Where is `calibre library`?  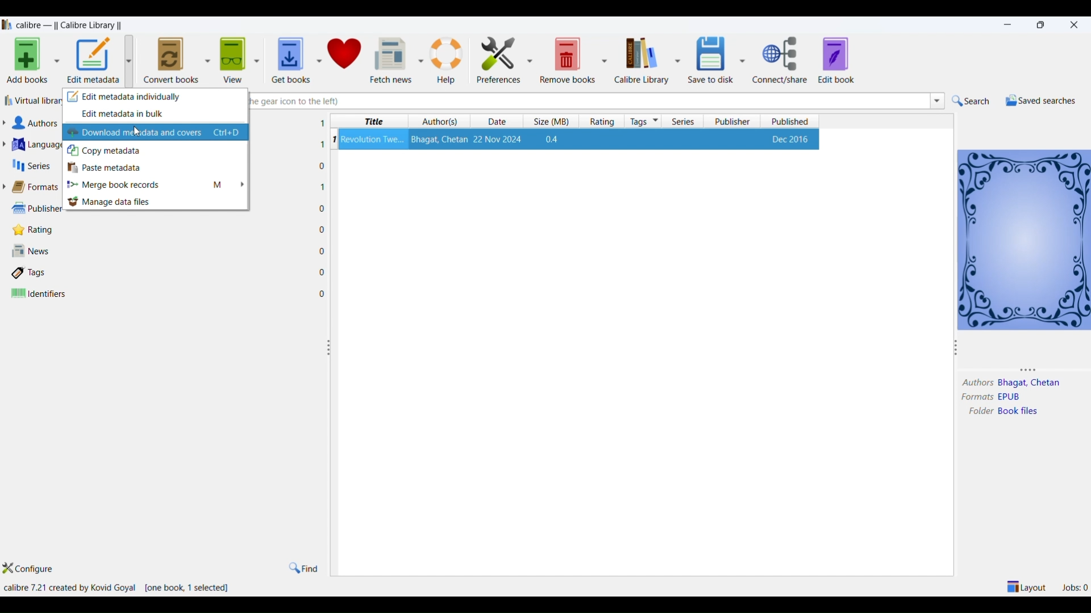
calibre library is located at coordinates (640, 60).